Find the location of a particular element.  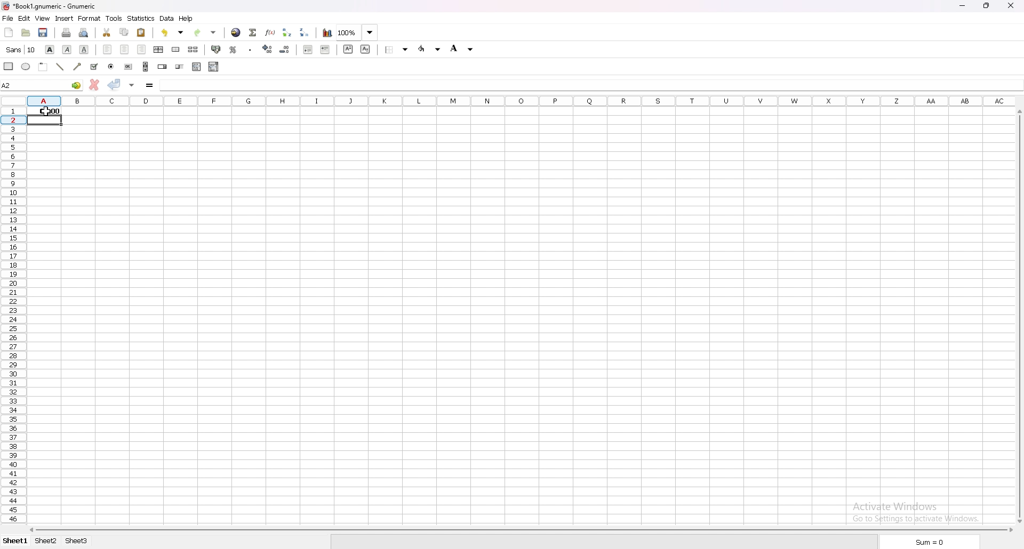

foreground is located at coordinates (461, 49).